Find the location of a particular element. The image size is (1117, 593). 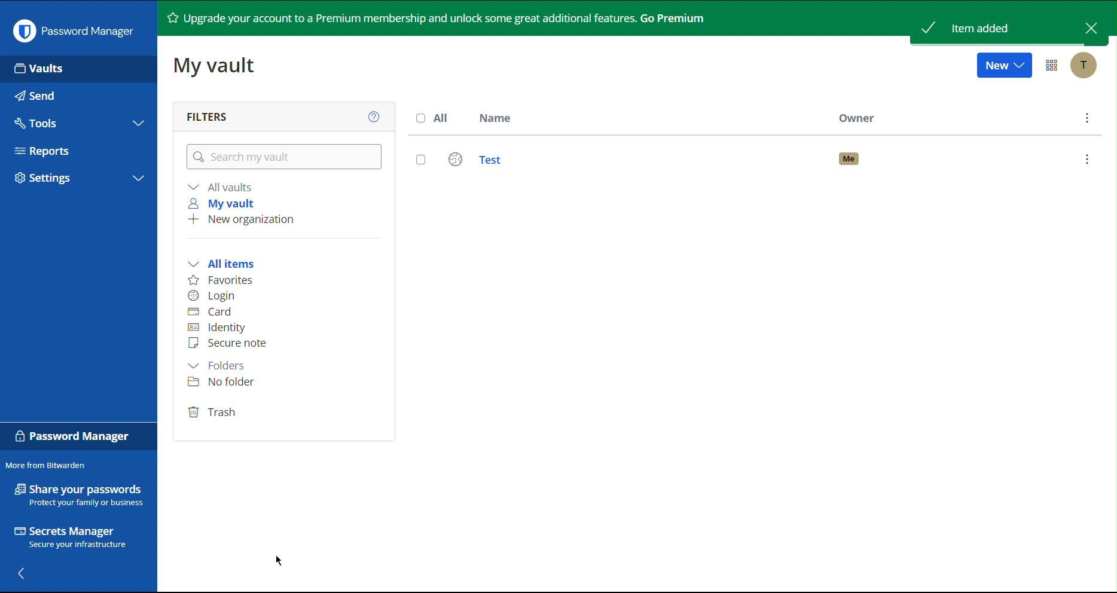

Favorites is located at coordinates (220, 282).